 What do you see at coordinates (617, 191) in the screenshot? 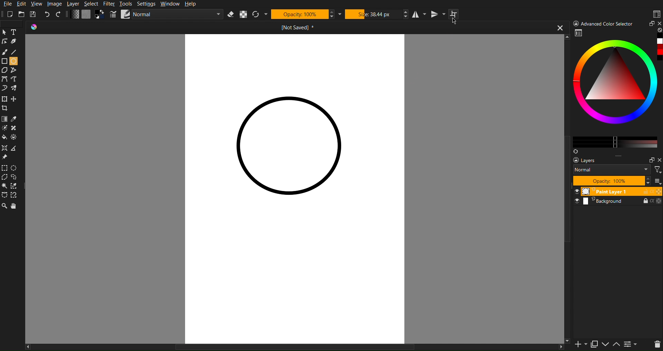
I see `Paint Layer 1` at bounding box center [617, 191].